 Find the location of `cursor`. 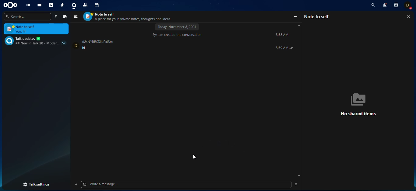

cursor is located at coordinates (192, 156).